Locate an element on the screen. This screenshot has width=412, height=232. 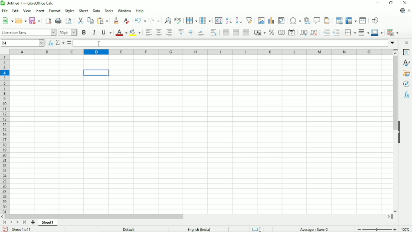
Sheet 1 of 1 is located at coordinates (22, 229).